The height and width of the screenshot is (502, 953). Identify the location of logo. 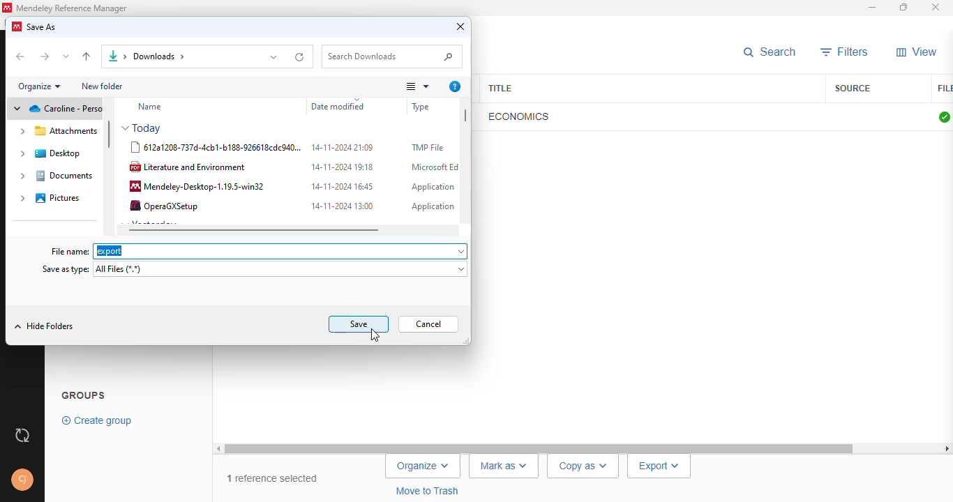
(17, 26).